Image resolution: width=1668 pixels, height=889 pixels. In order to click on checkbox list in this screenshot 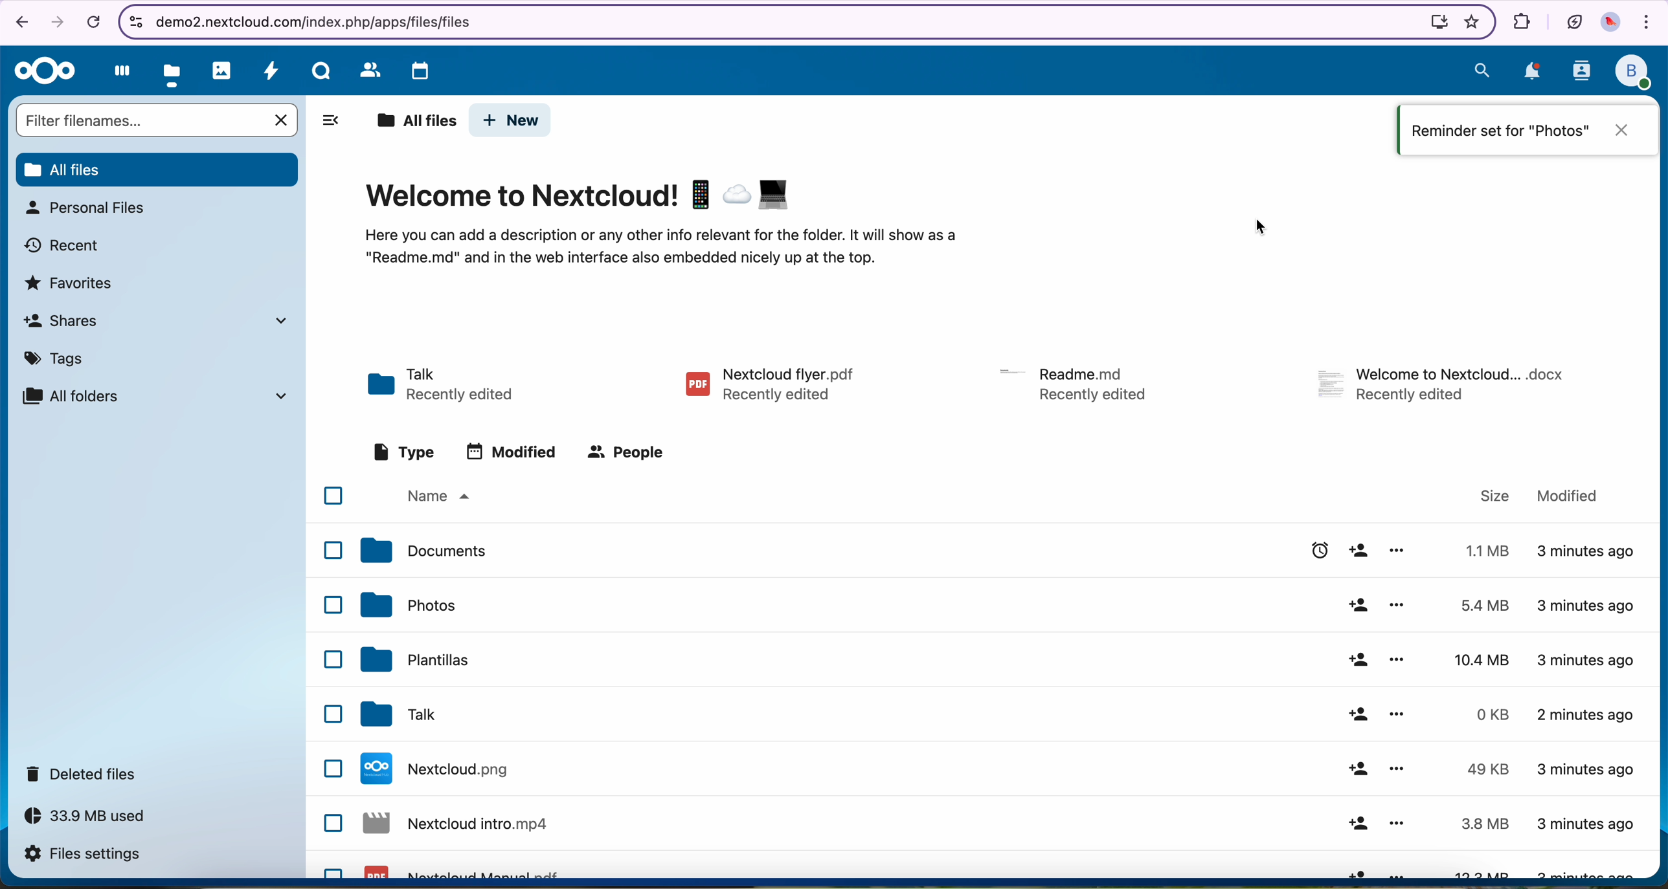, I will do `click(328, 677)`.